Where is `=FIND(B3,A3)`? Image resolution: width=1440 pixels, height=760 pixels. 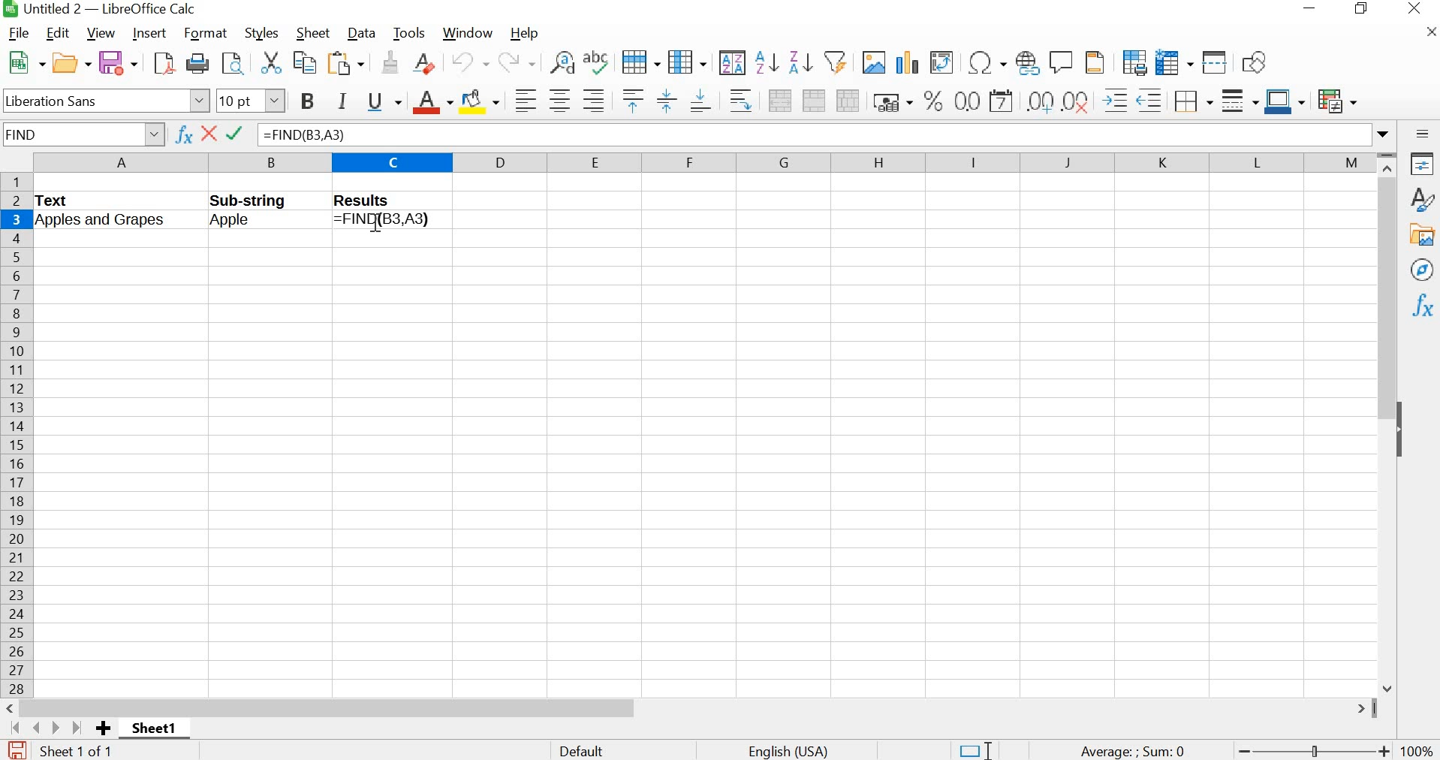 =FIND(B3,A3) is located at coordinates (391, 221).